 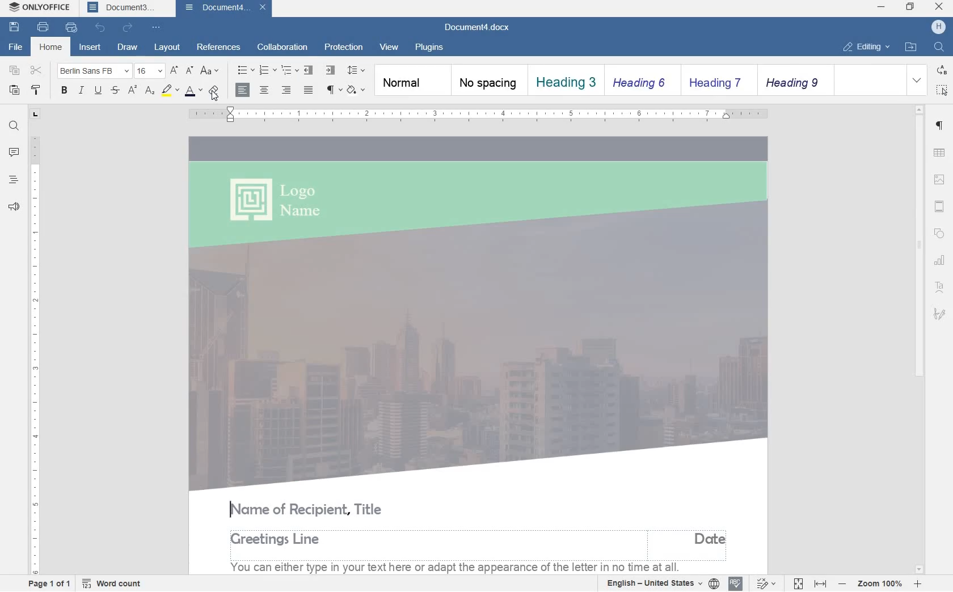 I want to click on english - united states, so click(x=659, y=583).